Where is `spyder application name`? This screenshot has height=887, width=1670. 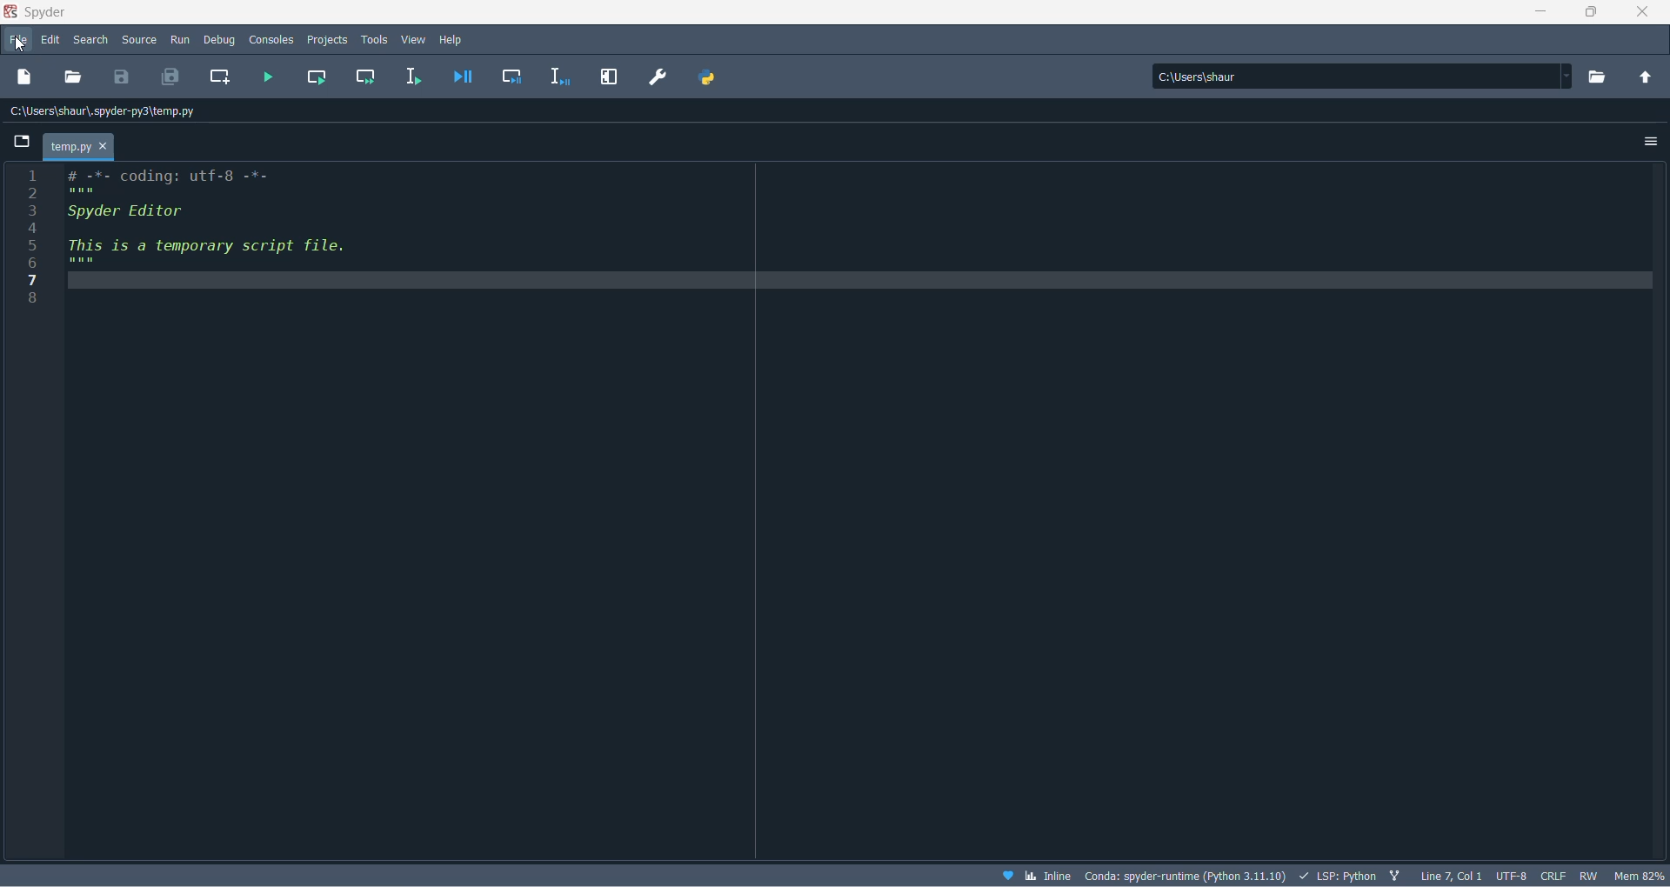
spyder application name is located at coordinates (37, 13).